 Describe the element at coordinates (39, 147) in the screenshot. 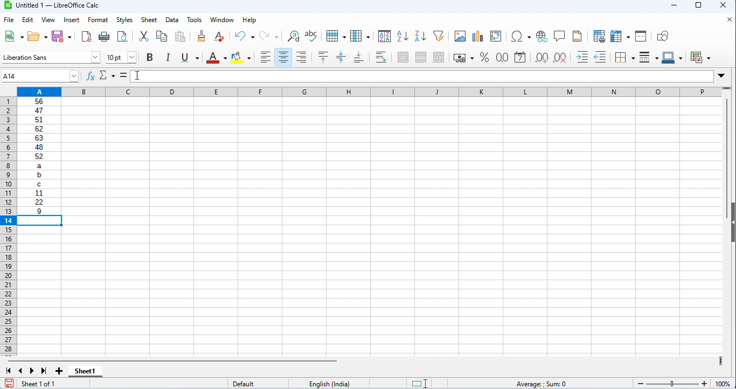

I see `48` at that location.